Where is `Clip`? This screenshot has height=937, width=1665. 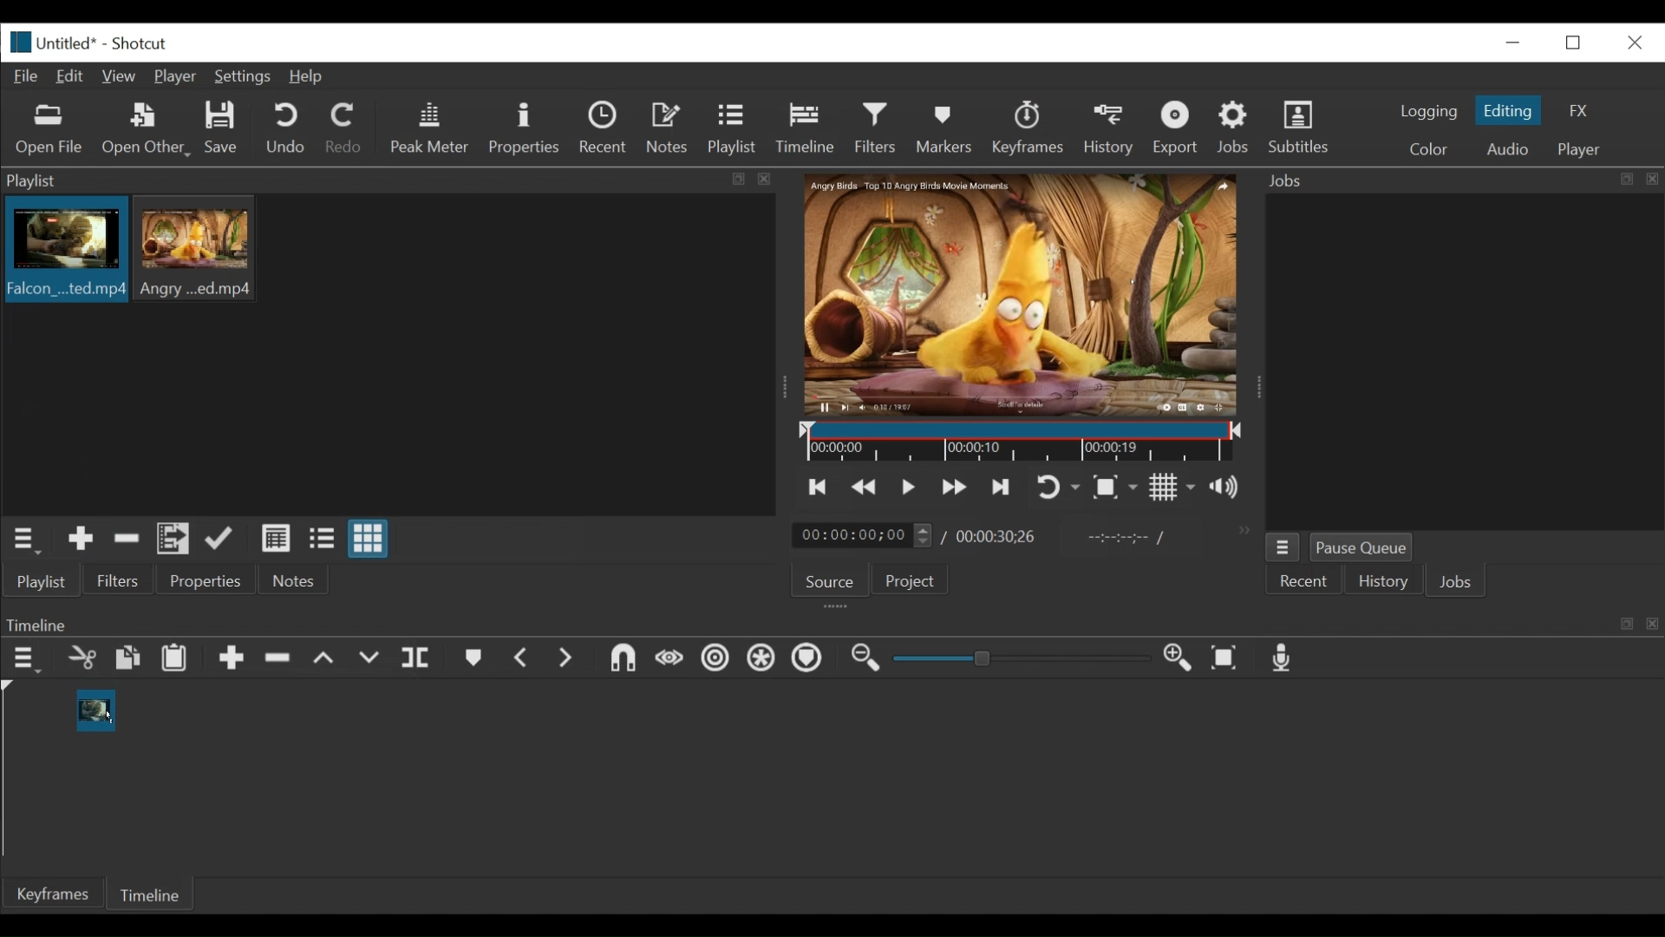
Clip is located at coordinates (93, 707).